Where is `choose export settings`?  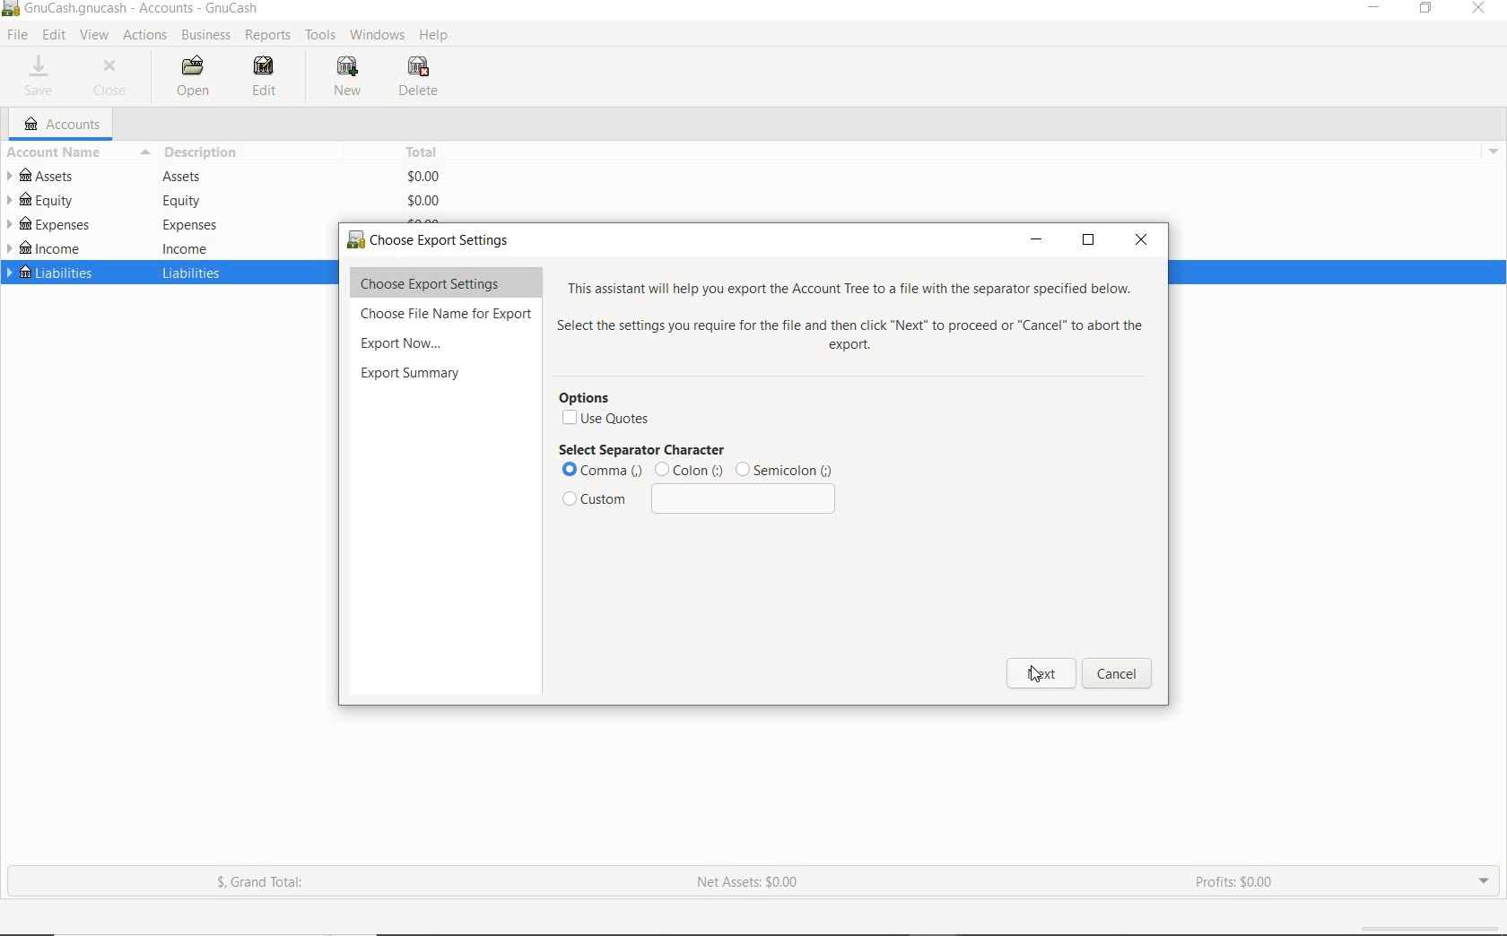 choose export settings is located at coordinates (444, 284).